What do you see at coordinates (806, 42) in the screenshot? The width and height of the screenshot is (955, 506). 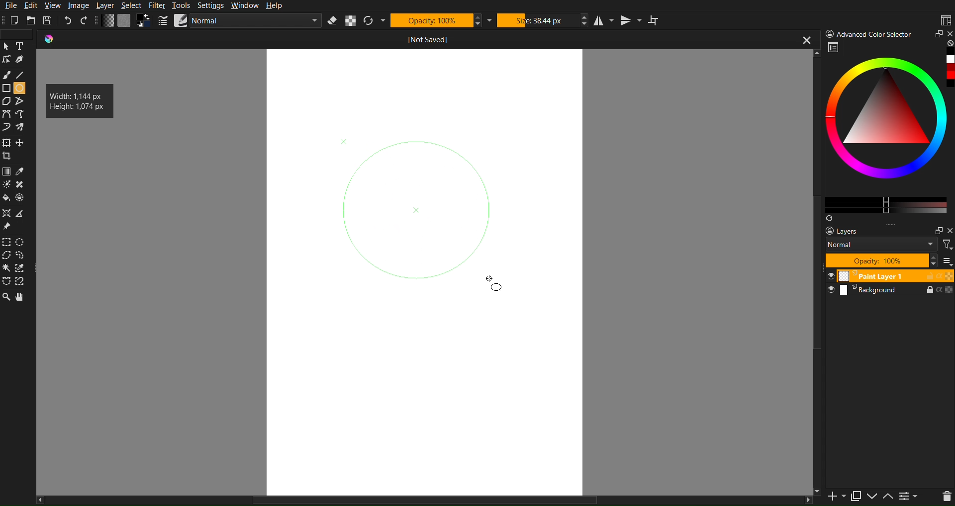 I see `close` at bounding box center [806, 42].